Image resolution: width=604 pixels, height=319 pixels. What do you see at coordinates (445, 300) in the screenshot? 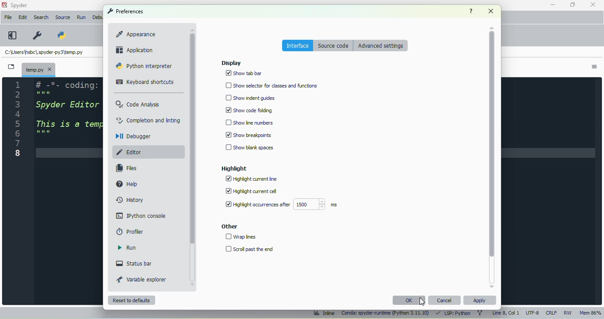
I see `cancel` at bounding box center [445, 300].